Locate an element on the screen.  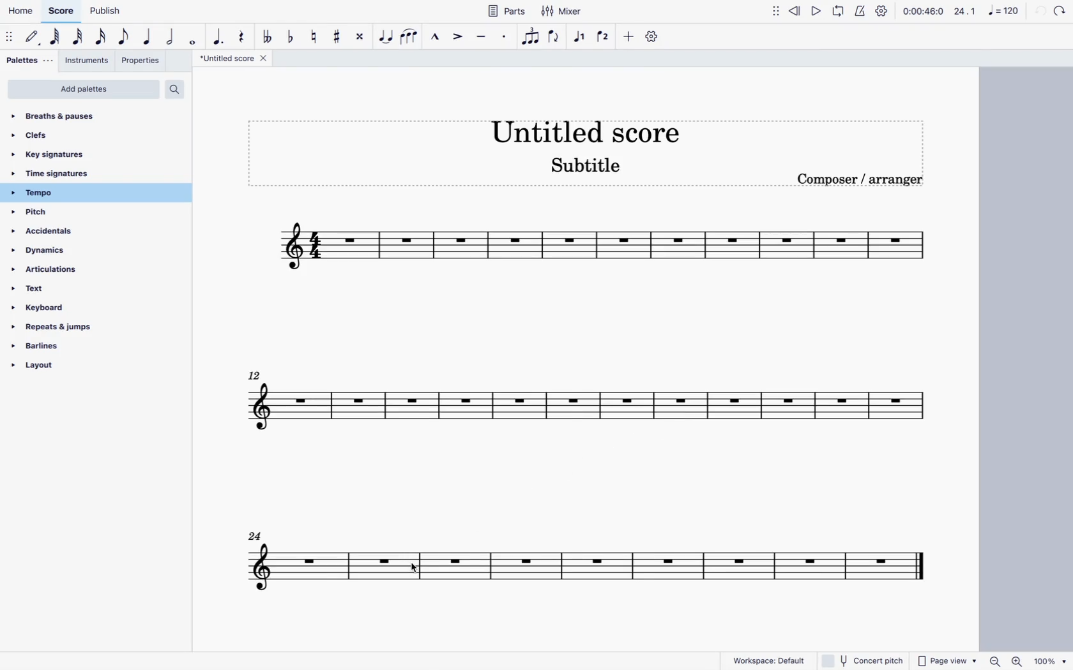
search is located at coordinates (178, 90).